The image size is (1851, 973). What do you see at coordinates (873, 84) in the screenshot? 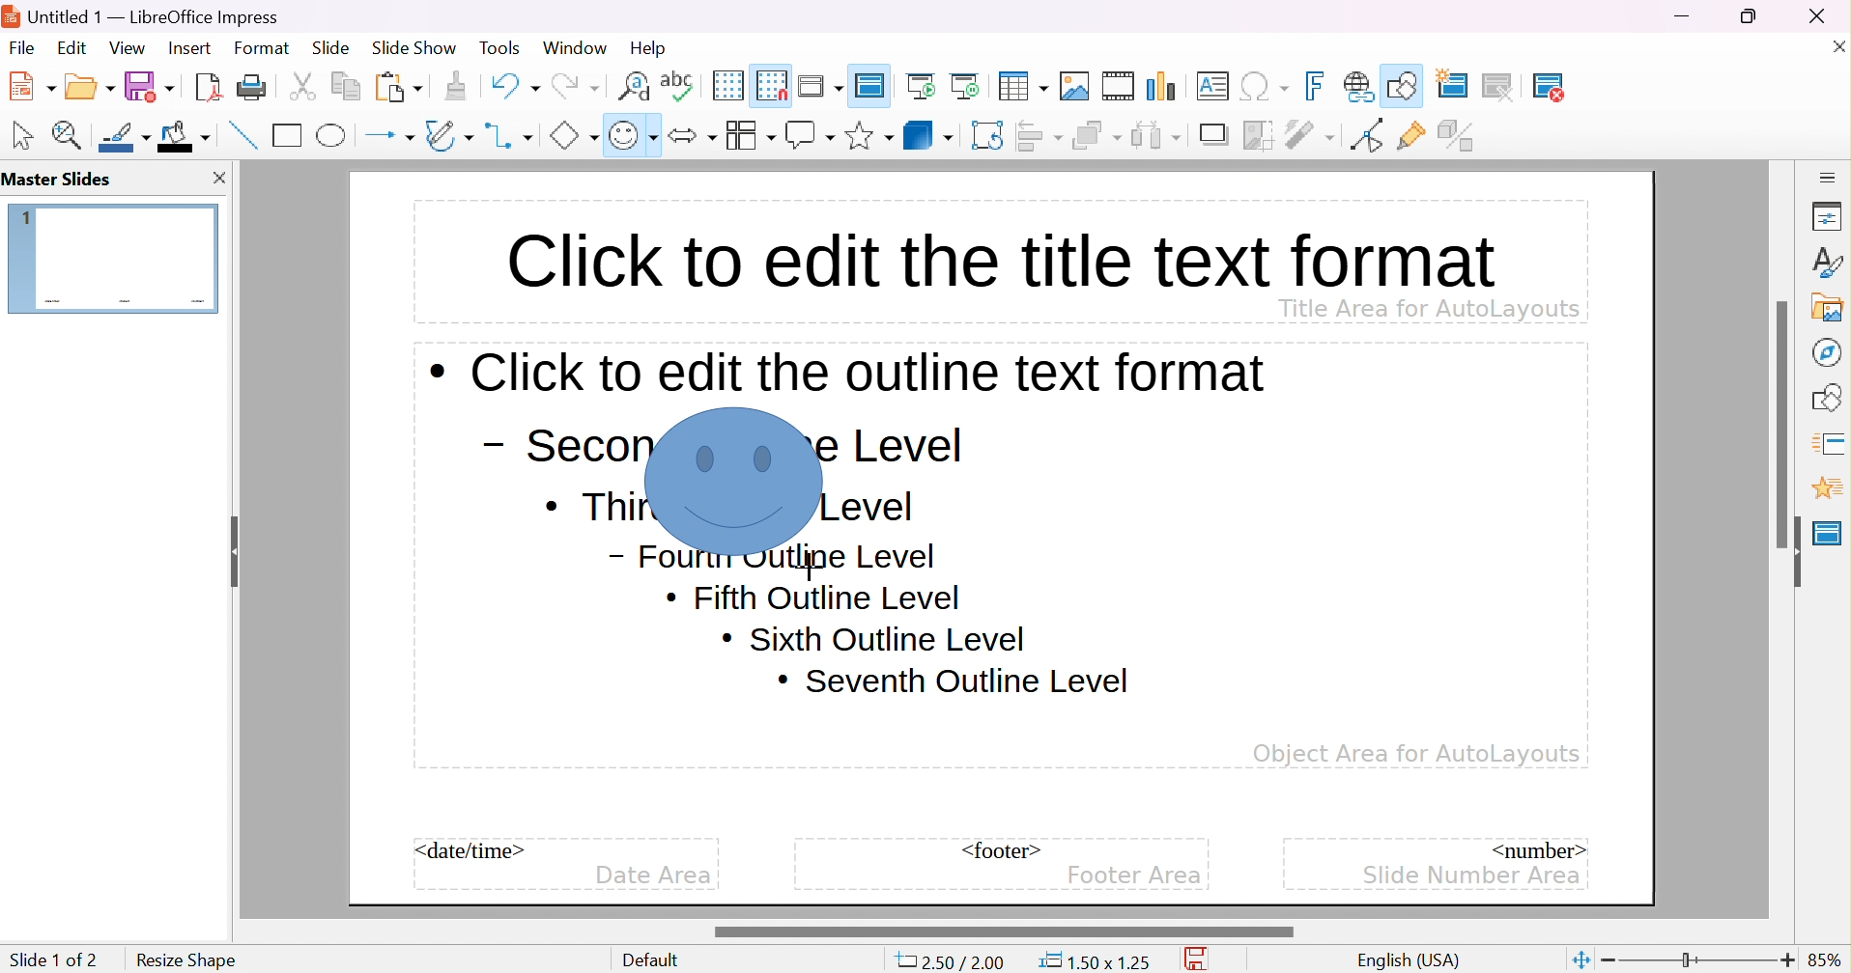
I see `master slide` at bounding box center [873, 84].